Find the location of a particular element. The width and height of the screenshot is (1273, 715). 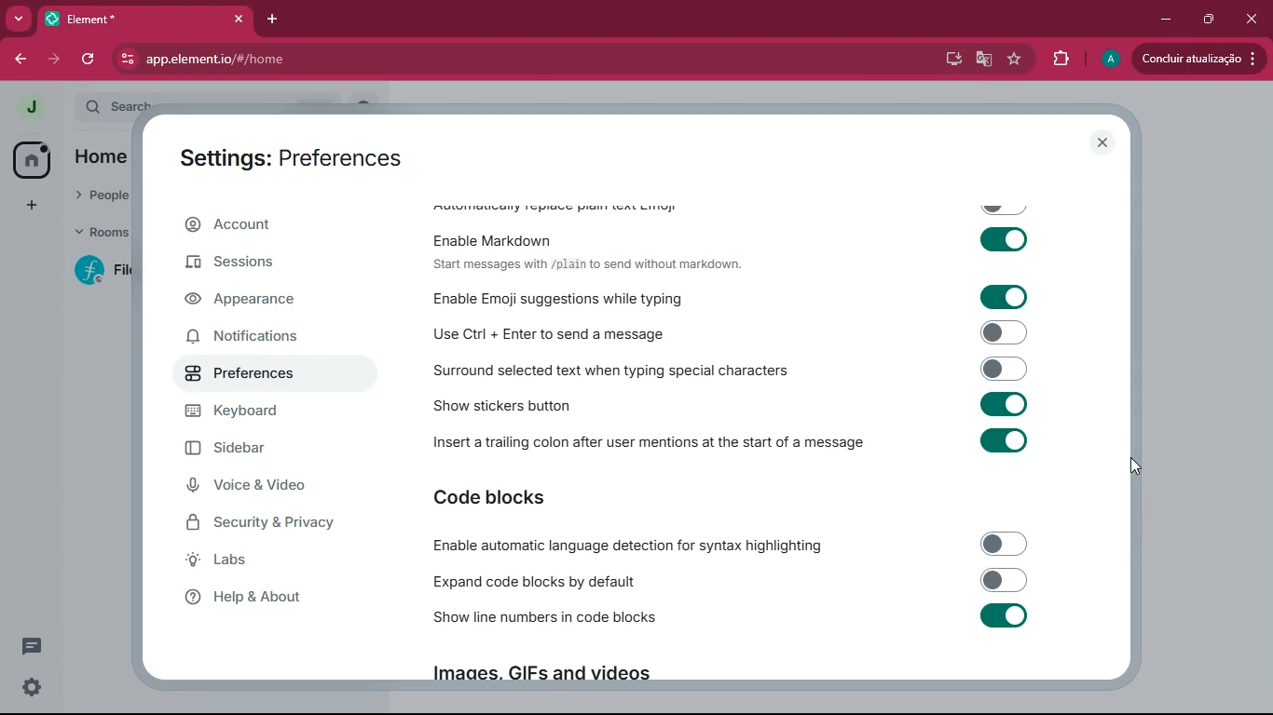

sessions is located at coordinates (263, 264).